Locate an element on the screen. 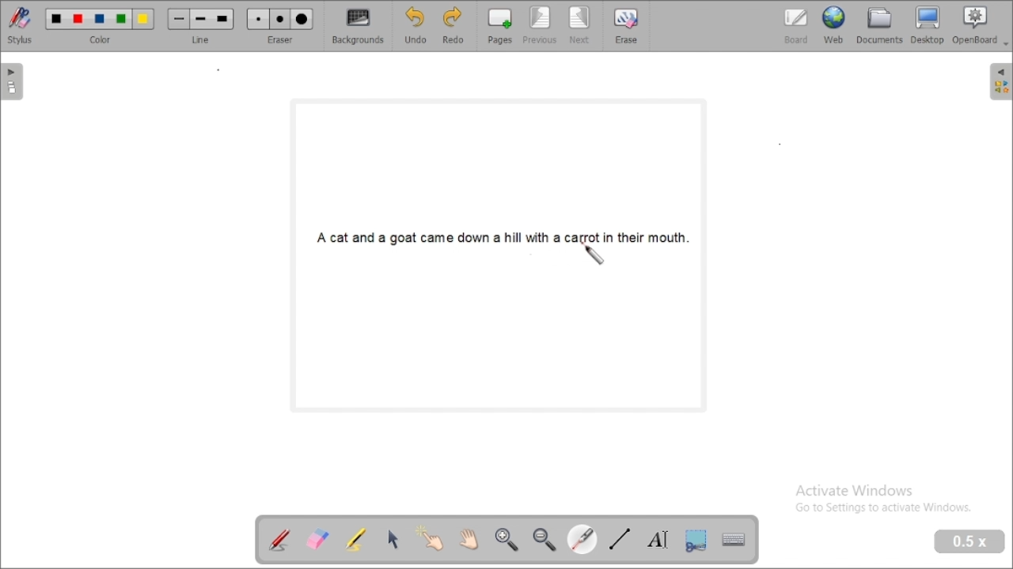  line is located at coordinates (200, 27).